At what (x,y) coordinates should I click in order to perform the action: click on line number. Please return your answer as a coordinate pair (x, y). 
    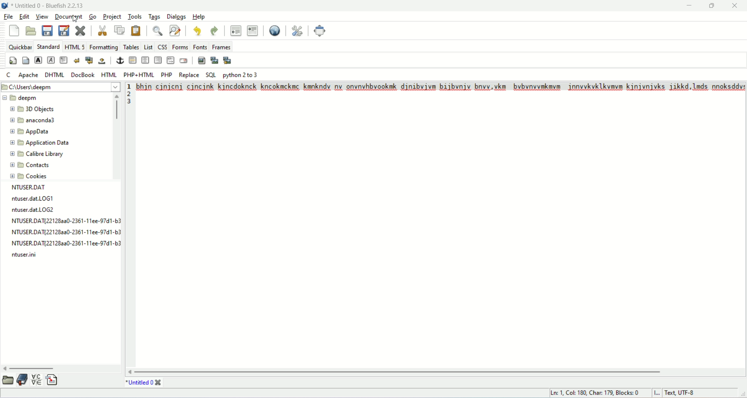
    Looking at the image, I should click on (129, 97).